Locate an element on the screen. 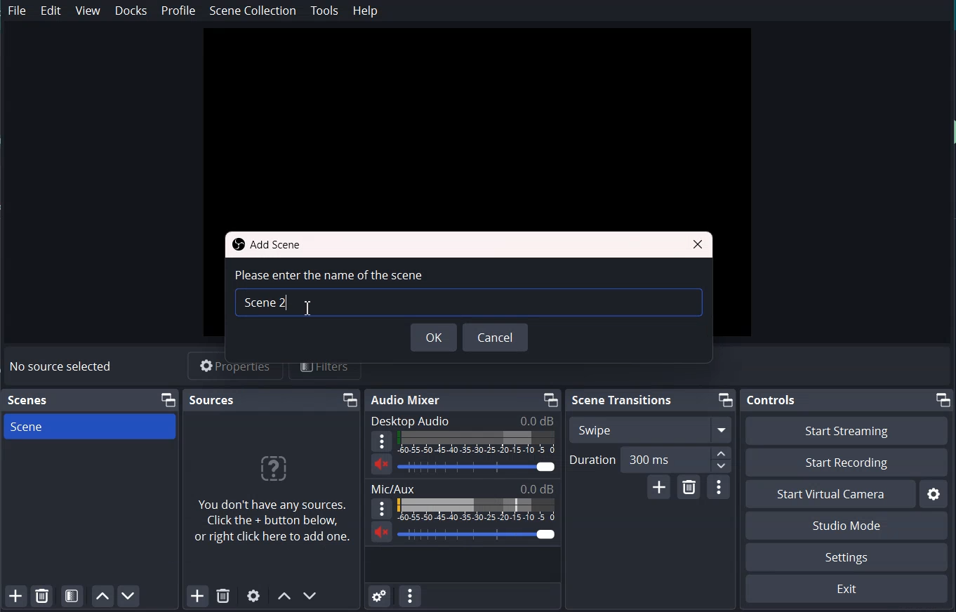  Controls is located at coordinates (773, 400).